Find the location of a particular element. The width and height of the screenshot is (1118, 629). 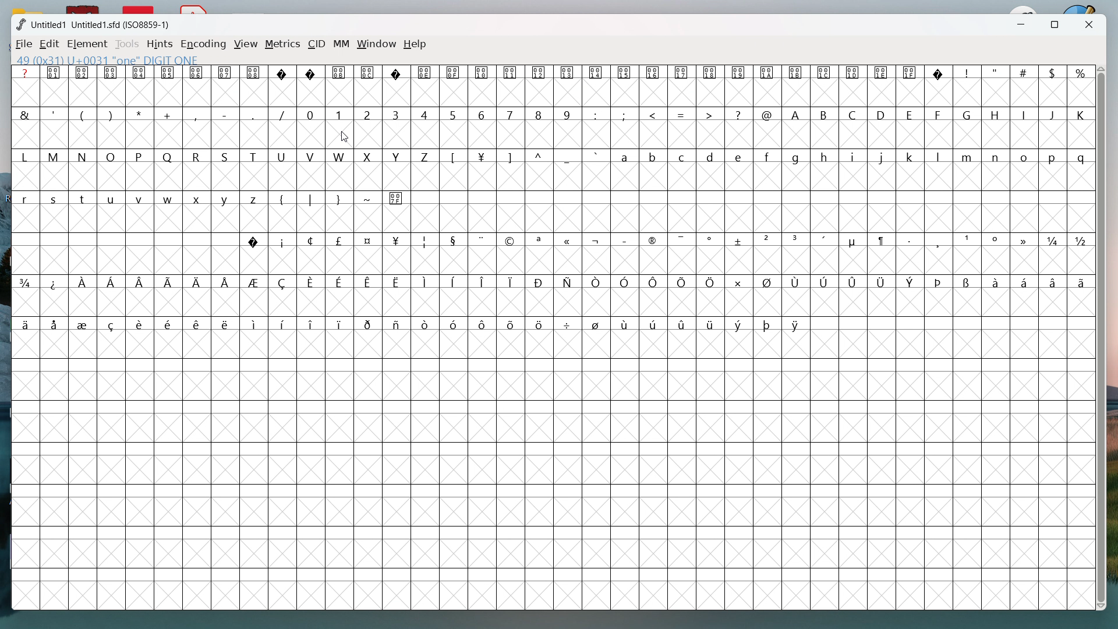

symbol is located at coordinates (681, 73).